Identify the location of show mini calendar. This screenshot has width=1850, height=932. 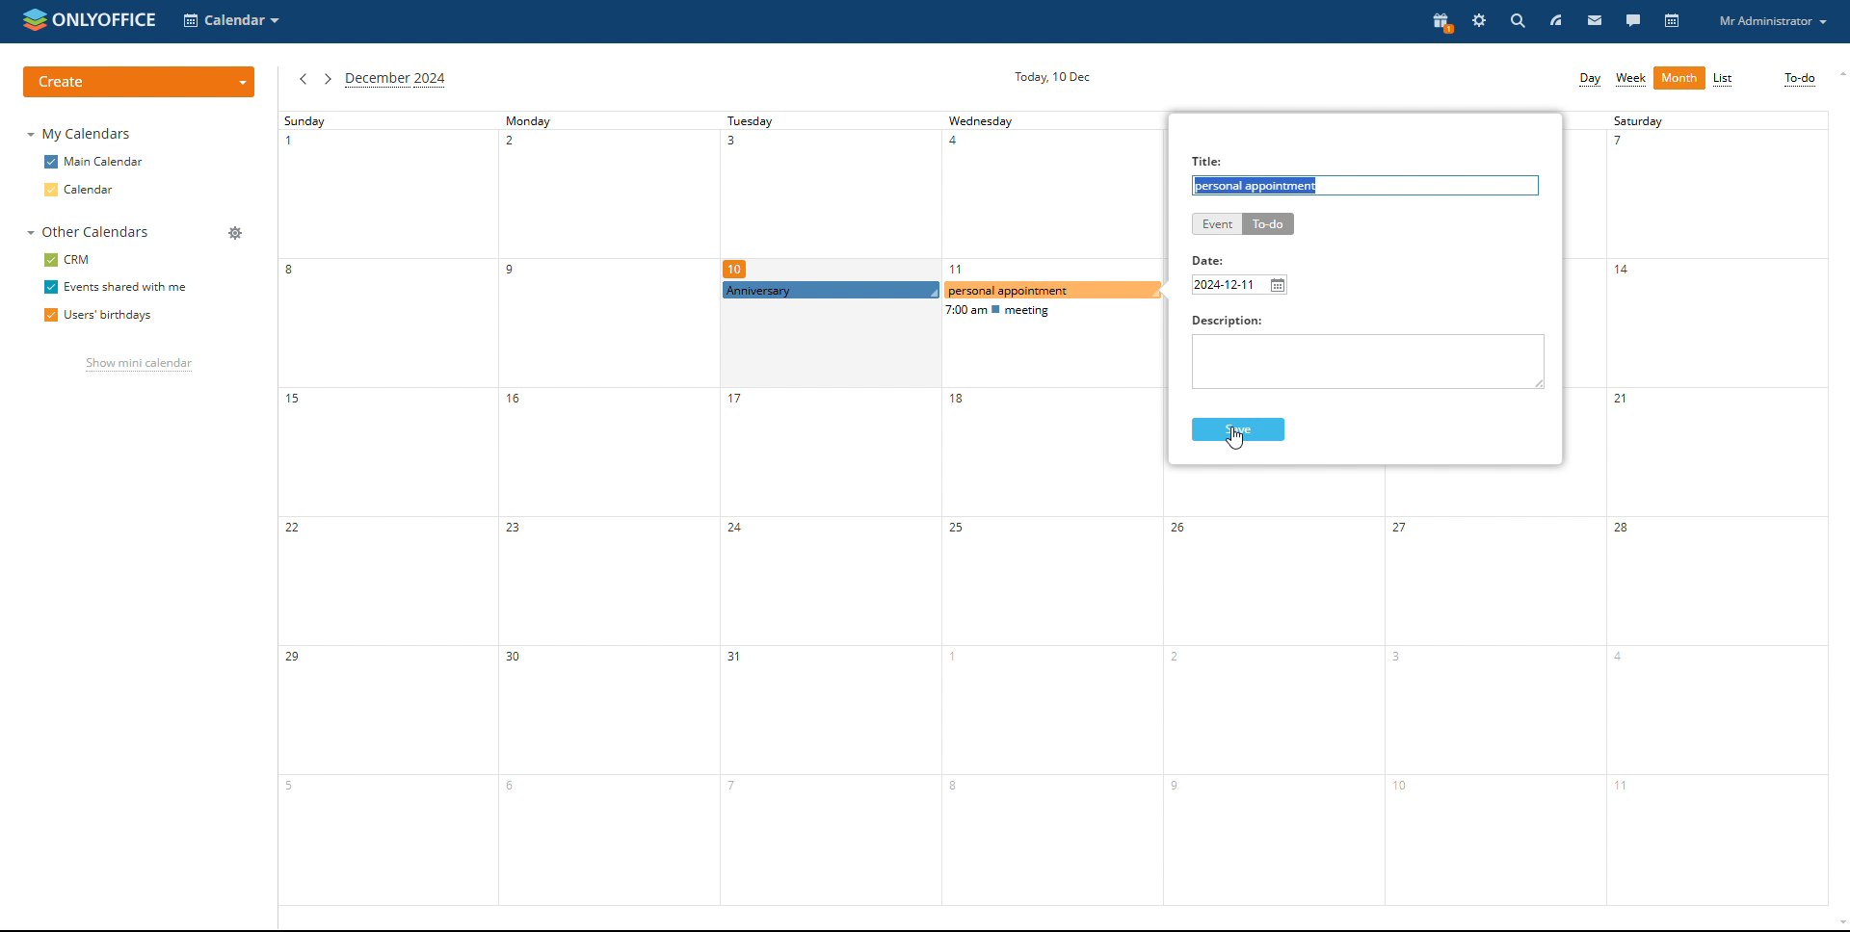
(138, 366).